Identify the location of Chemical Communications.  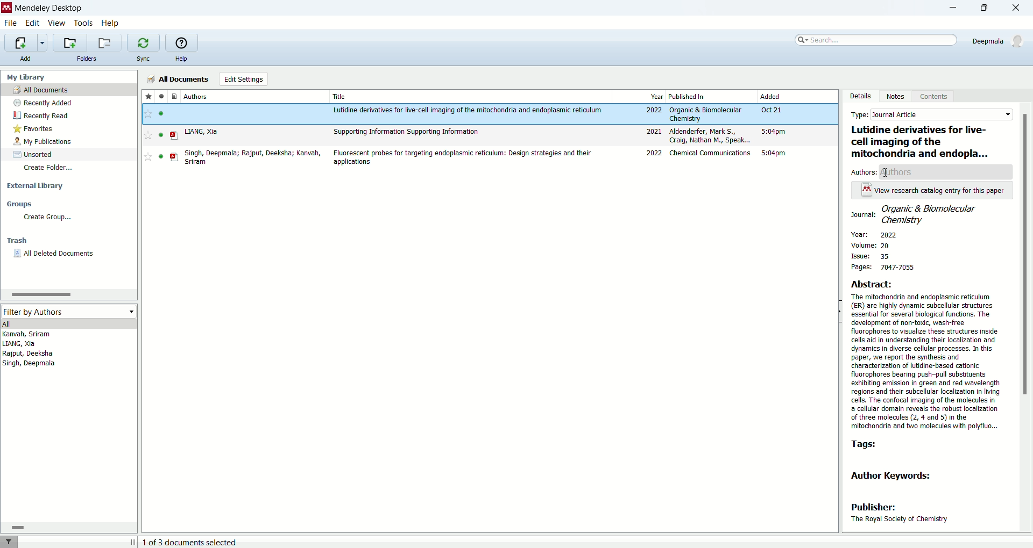
(711, 153).